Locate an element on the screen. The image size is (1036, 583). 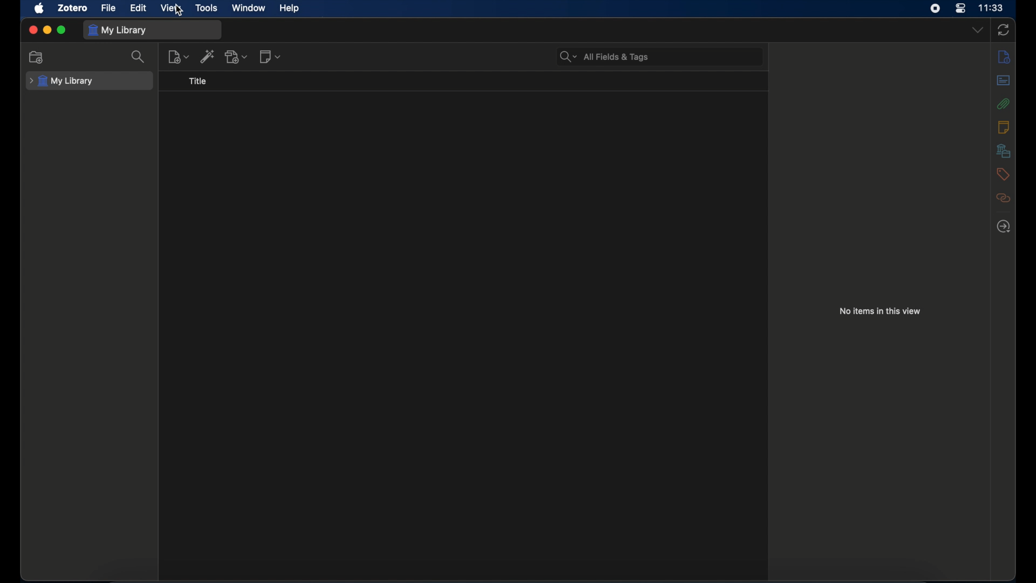
libraries is located at coordinates (1003, 151).